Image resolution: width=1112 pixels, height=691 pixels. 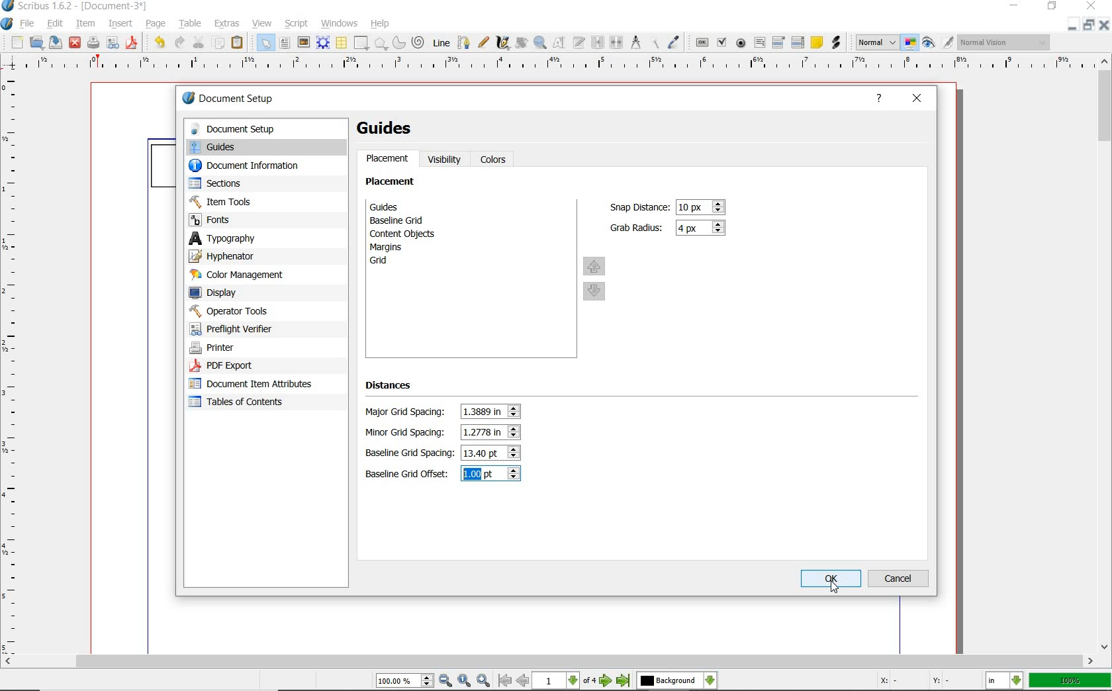 I want to click on copy item properties, so click(x=653, y=42).